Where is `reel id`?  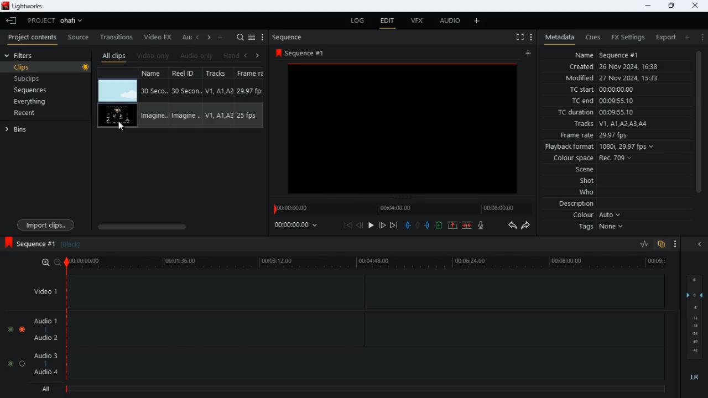
reel id is located at coordinates (185, 75).